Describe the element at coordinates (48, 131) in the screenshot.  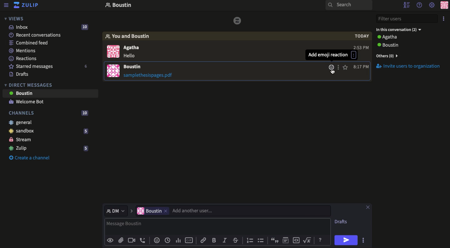
I see `Sandbox` at that location.